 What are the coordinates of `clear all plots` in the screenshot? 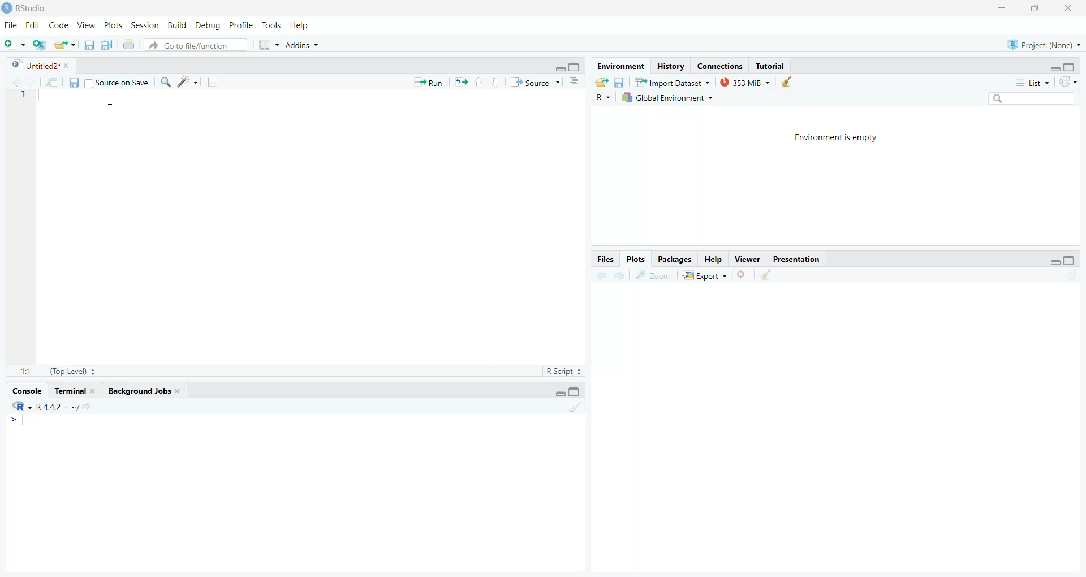 It's located at (769, 277).